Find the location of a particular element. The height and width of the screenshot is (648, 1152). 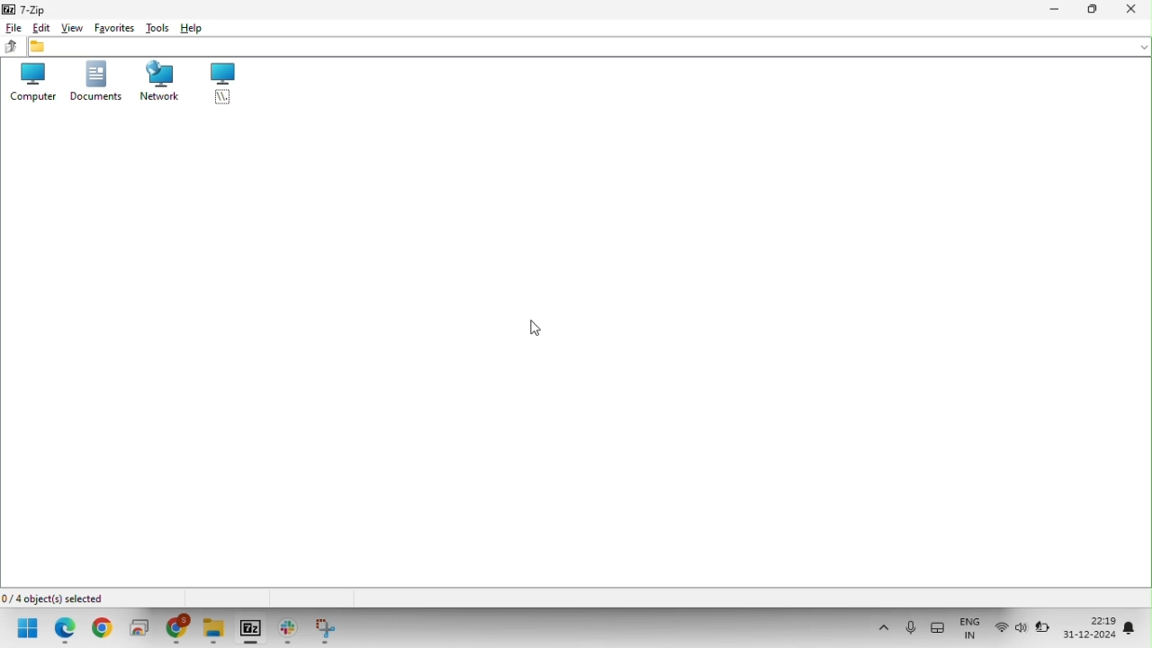

file explorer is located at coordinates (215, 630).